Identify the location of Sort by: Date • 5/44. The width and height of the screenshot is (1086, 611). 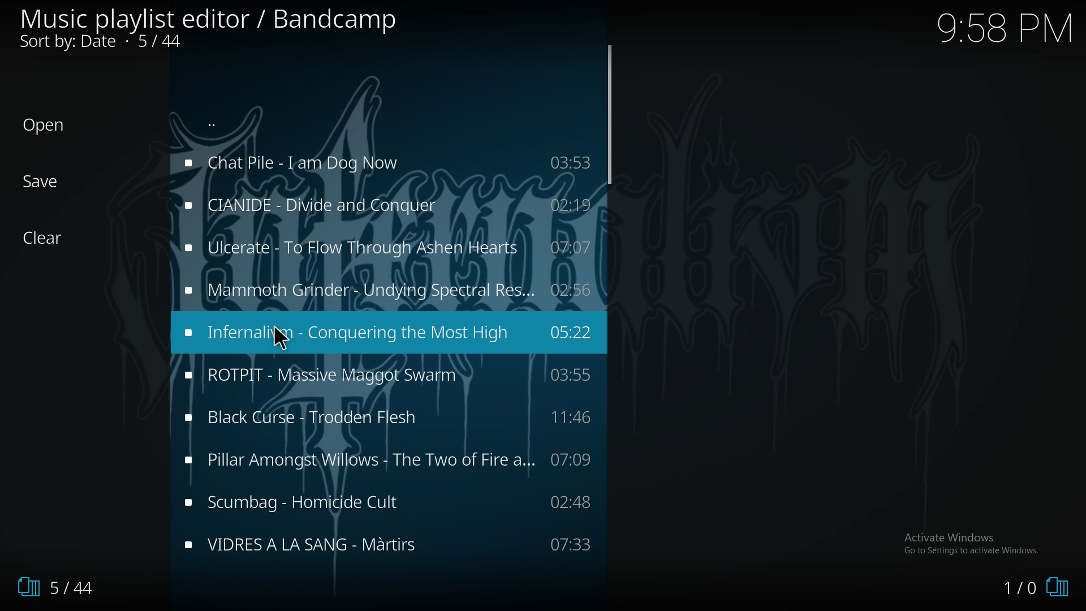
(120, 43).